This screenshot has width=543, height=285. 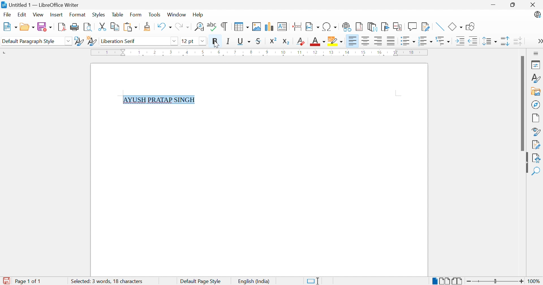 I want to click on Insert Cross-reference, so click(x=398, y=27).